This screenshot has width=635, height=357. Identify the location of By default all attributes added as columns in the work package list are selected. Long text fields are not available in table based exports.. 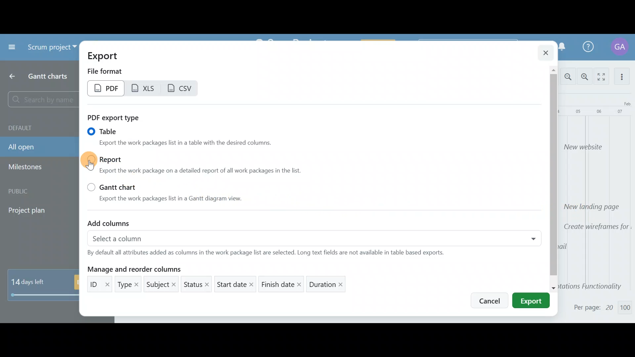
(270, 255).